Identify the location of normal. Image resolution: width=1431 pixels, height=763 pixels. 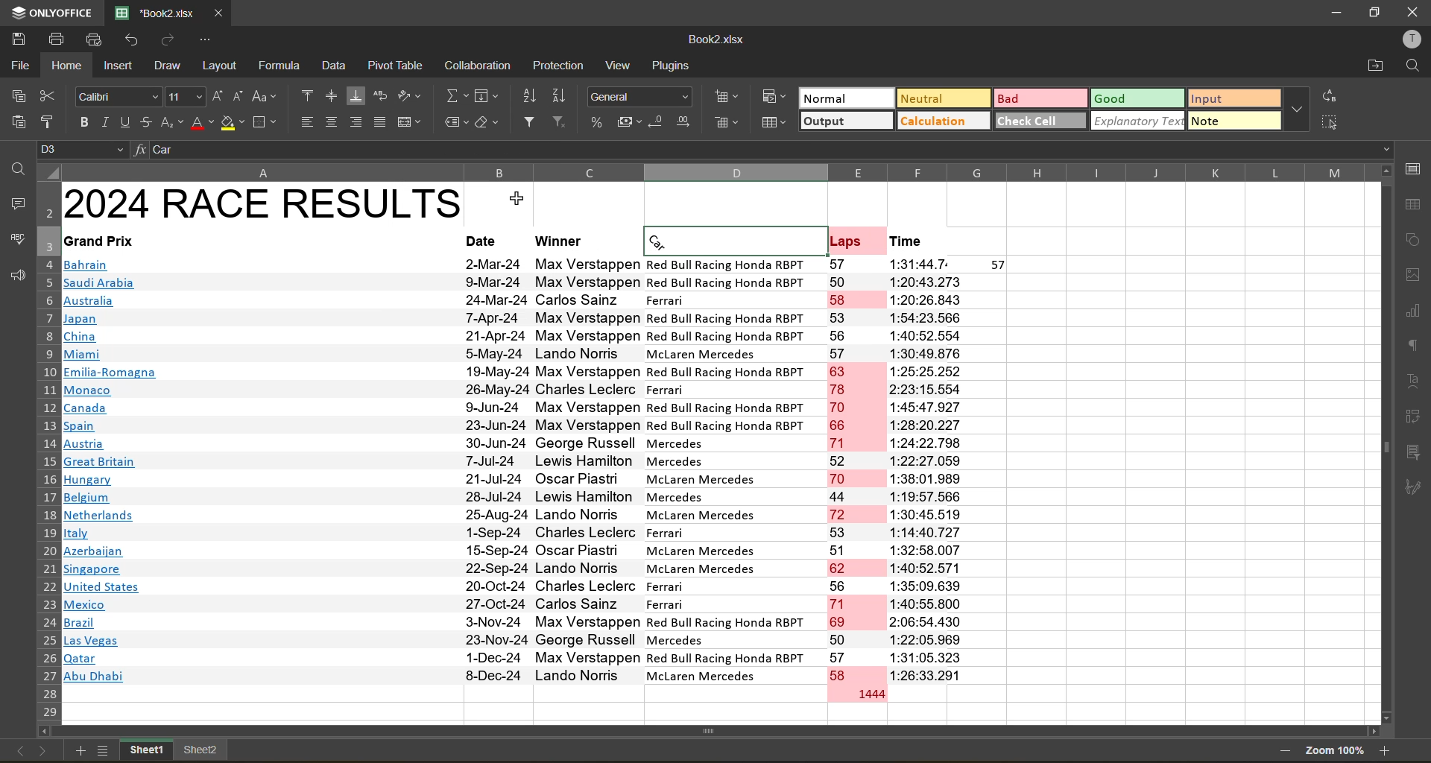
(844, 98).